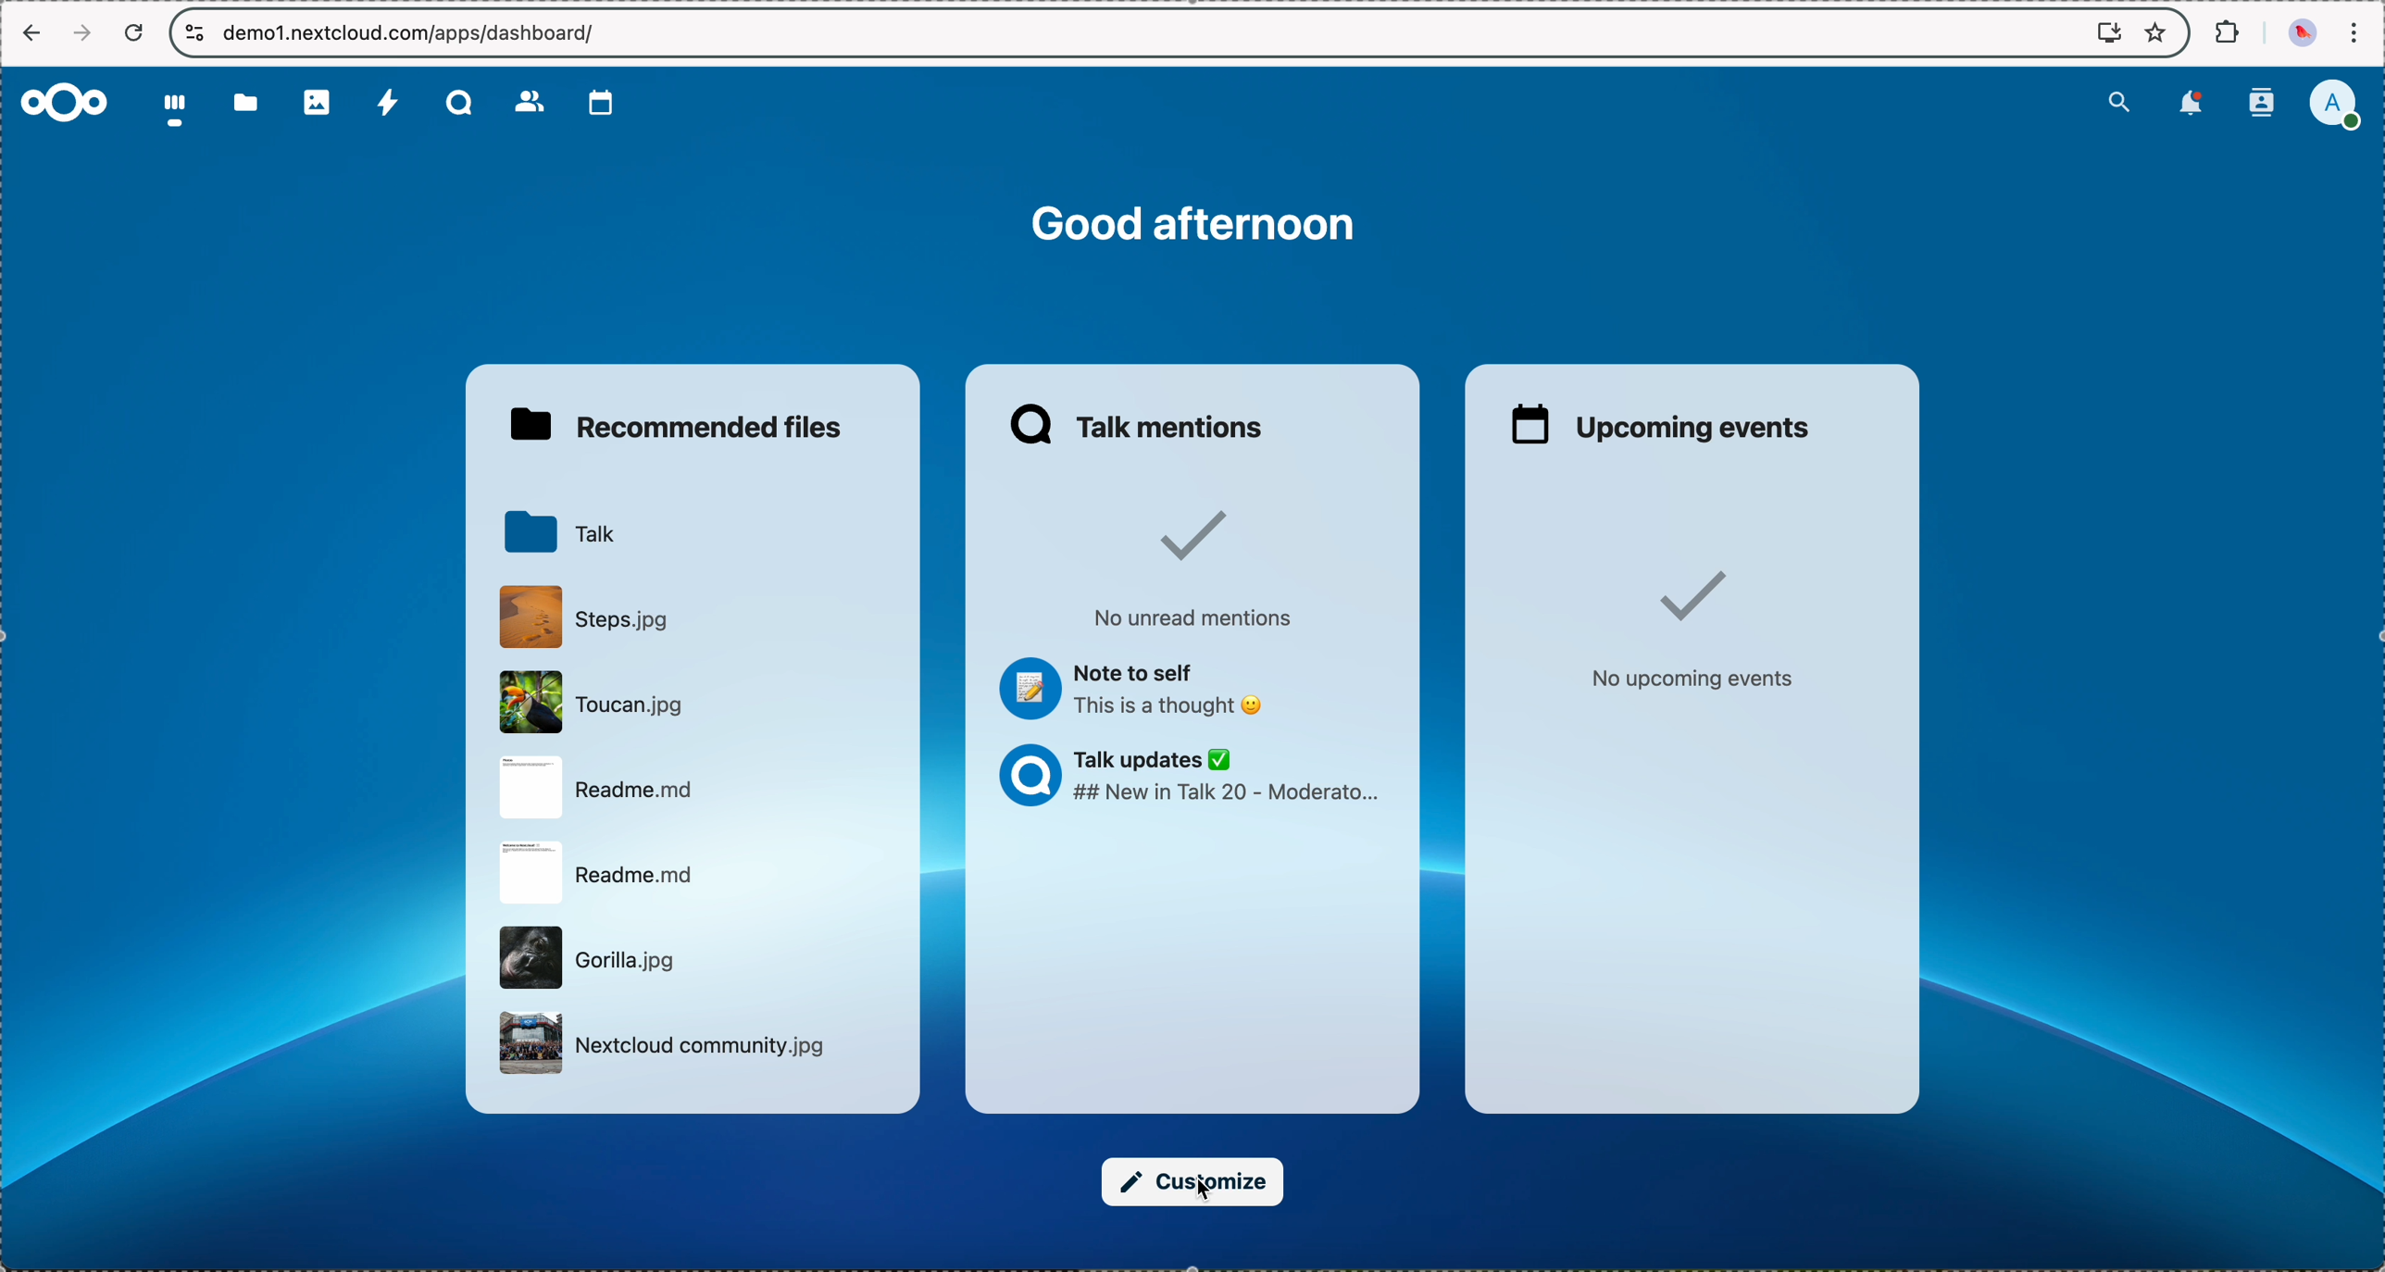 The width and height of the screenshot is (2385, 1272). I want to click on screen, so click(2109, 32).